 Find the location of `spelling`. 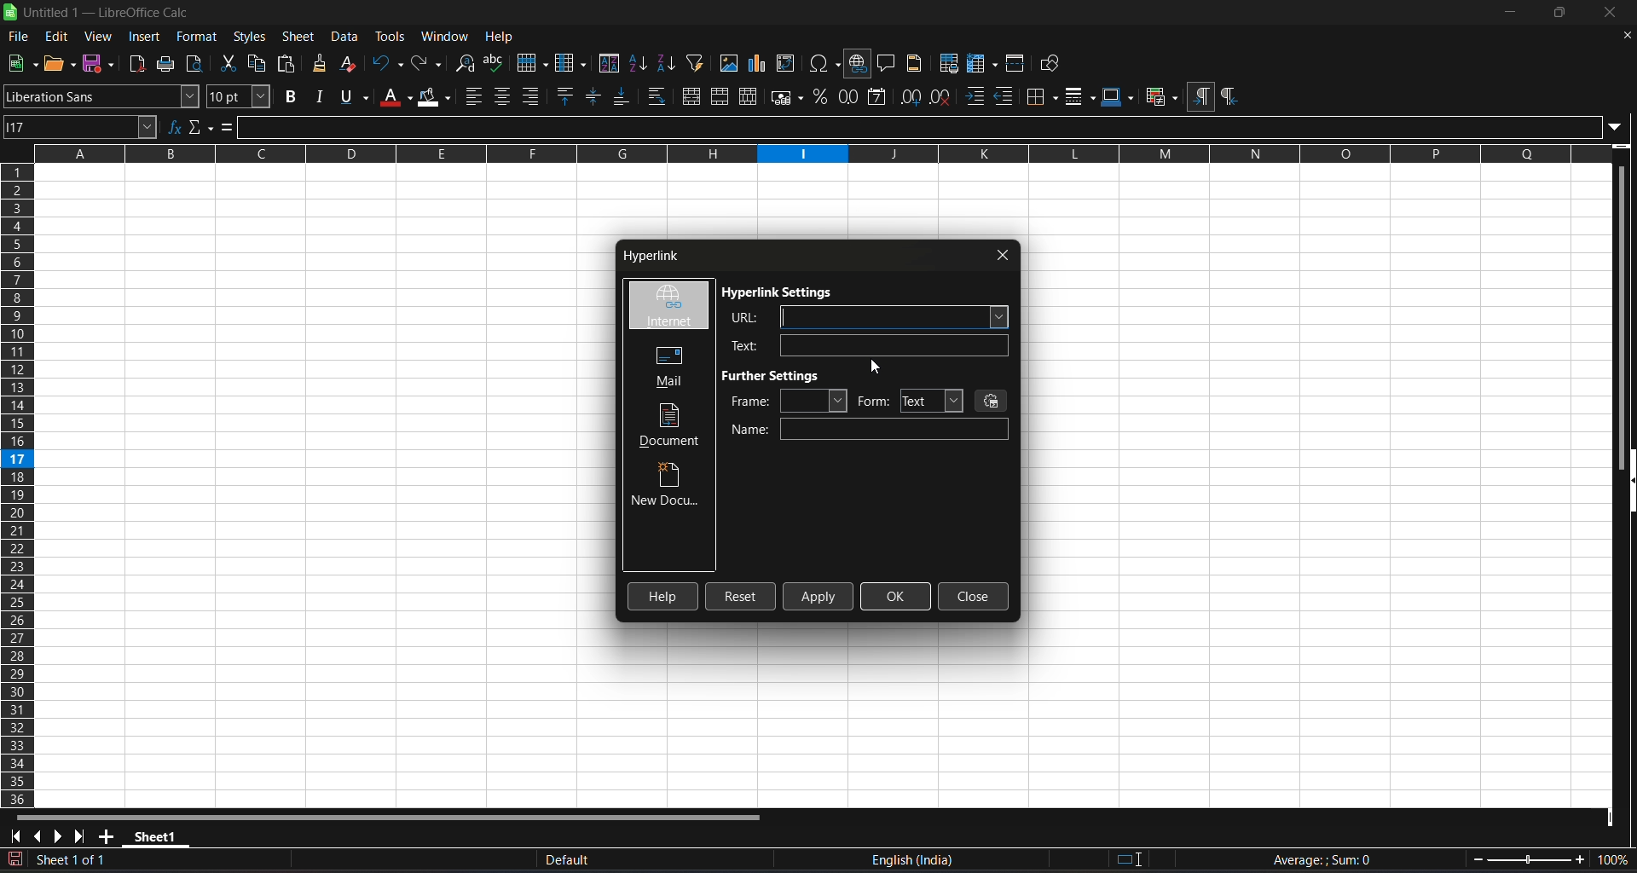

spelling is located at coordinates (496, 63).